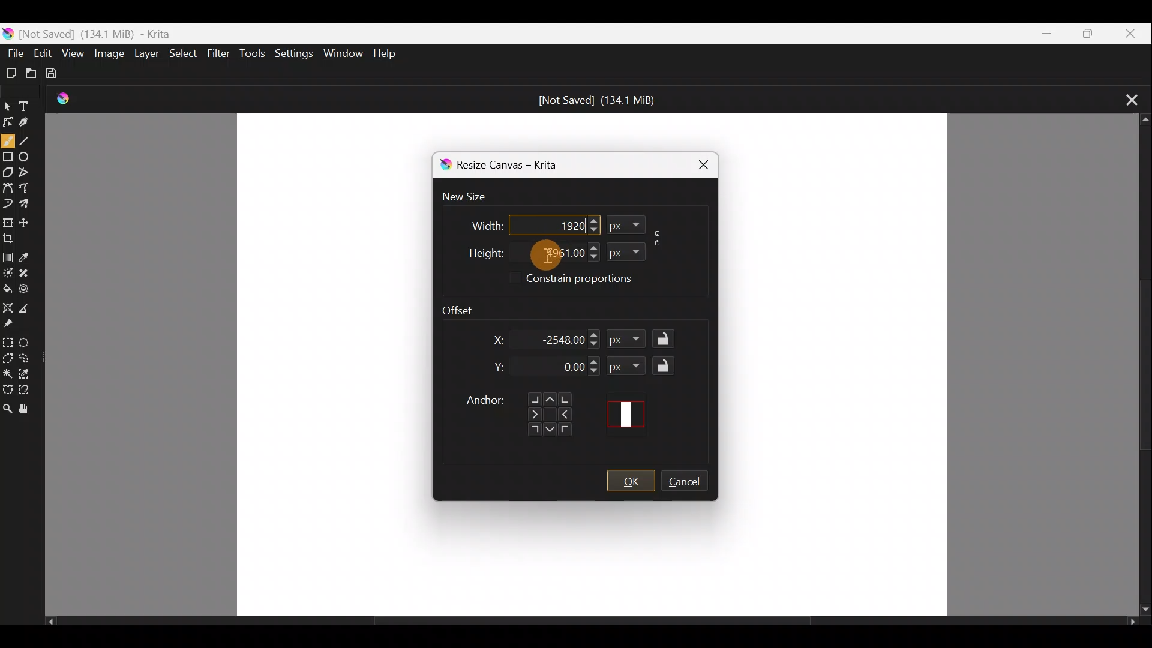 The image size is (1152, 648). What do you see at coordinates (521, 167) in the screenshot?
I see `Resize canvas - Krita` at bounding box center [521, 167].